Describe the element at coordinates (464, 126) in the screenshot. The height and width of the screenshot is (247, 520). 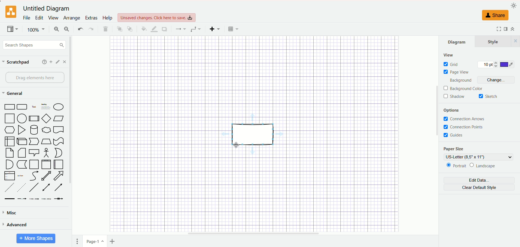
I see `connection point` at that location.